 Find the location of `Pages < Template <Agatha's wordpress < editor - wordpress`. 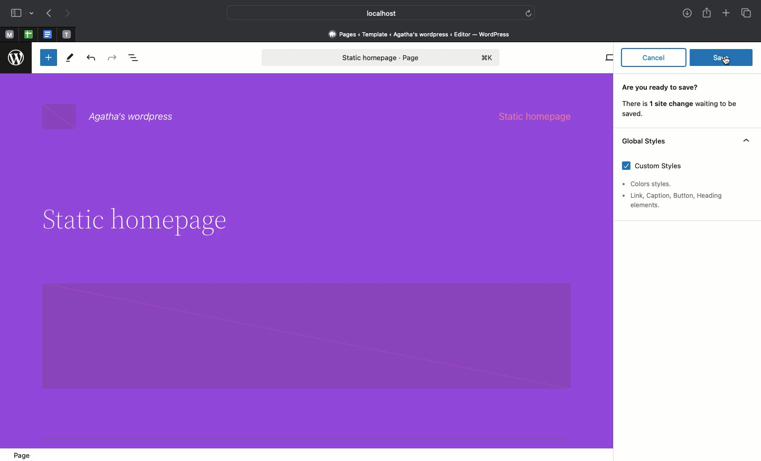

Pages < Template <Agatha's wordpress < editor - wordpress is located at coordinates (423, 34).